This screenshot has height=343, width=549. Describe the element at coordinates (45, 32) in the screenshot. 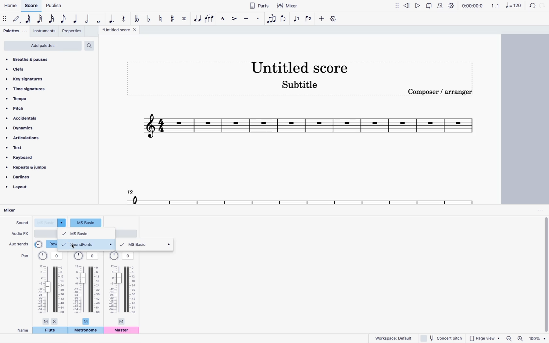

I see `instruments` at that location.